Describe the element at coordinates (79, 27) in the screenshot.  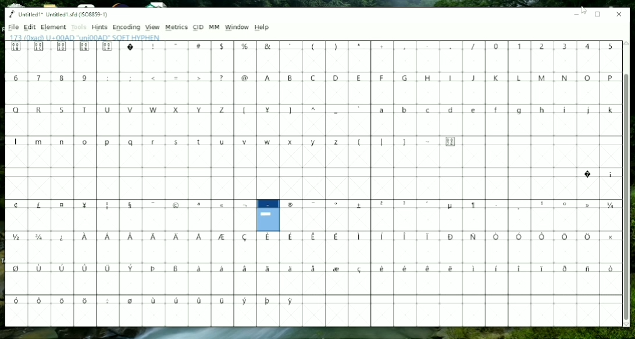
I see `Tools` at that location.